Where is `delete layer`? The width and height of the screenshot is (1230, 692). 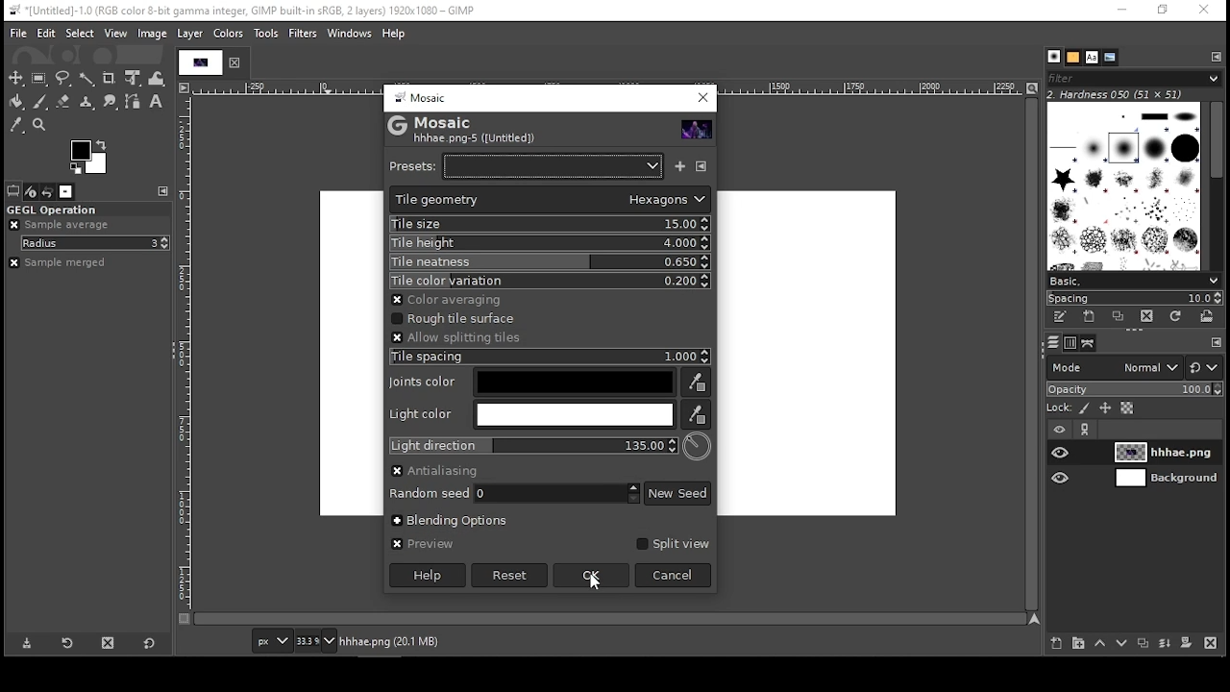 delete layer is located at coordinates (1214, 642).